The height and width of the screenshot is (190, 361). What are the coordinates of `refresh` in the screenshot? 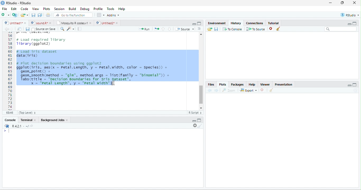 It's located at (355, 90).